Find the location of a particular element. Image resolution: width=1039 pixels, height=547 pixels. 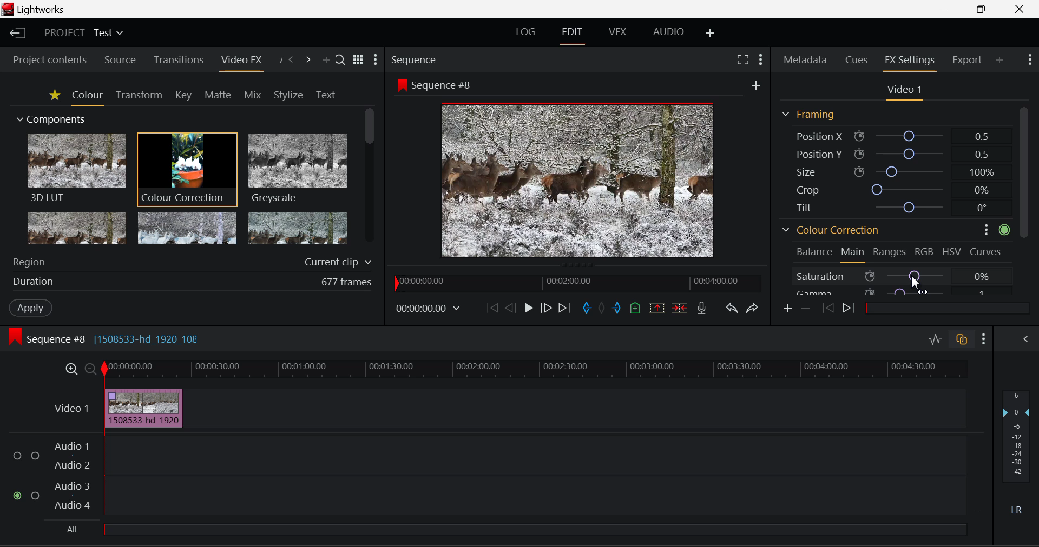

Back to Homepage is located at coordinates (16, 34).